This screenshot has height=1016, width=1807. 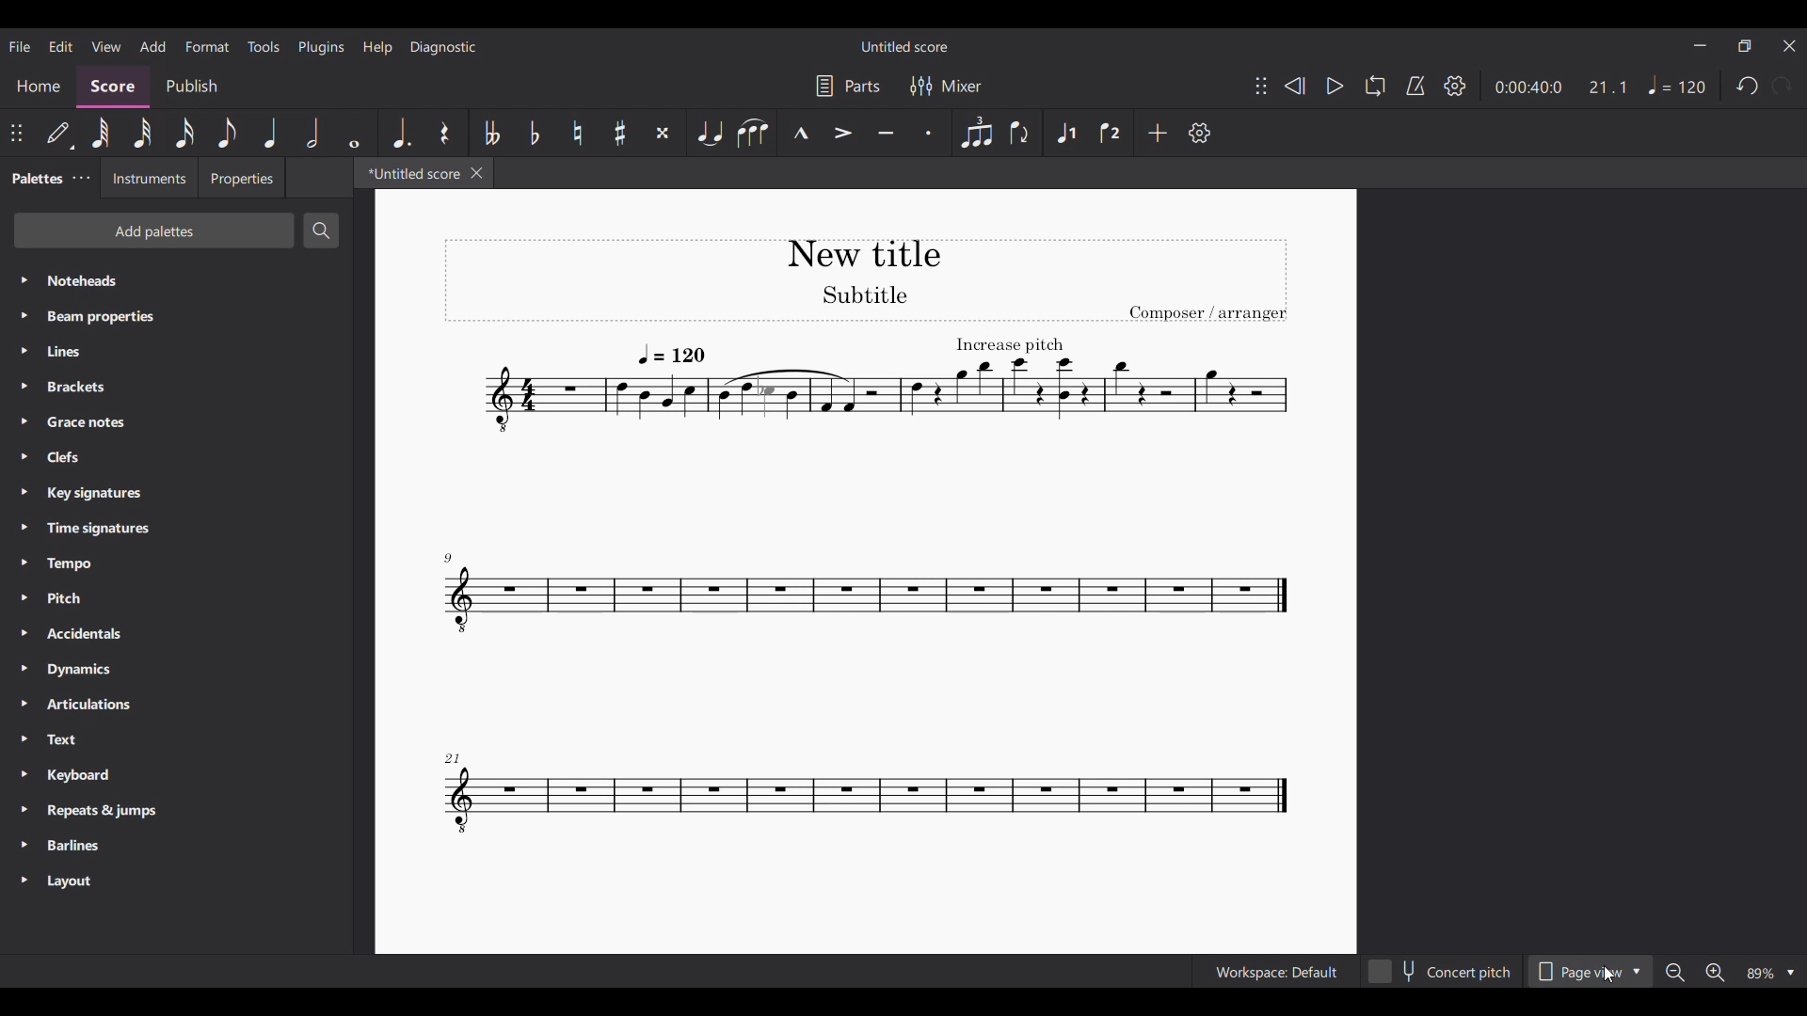 What do you see at coordinates (1065, 133) in the screenshot?
I see `Voice 1` at bounding box center [1065, 133].